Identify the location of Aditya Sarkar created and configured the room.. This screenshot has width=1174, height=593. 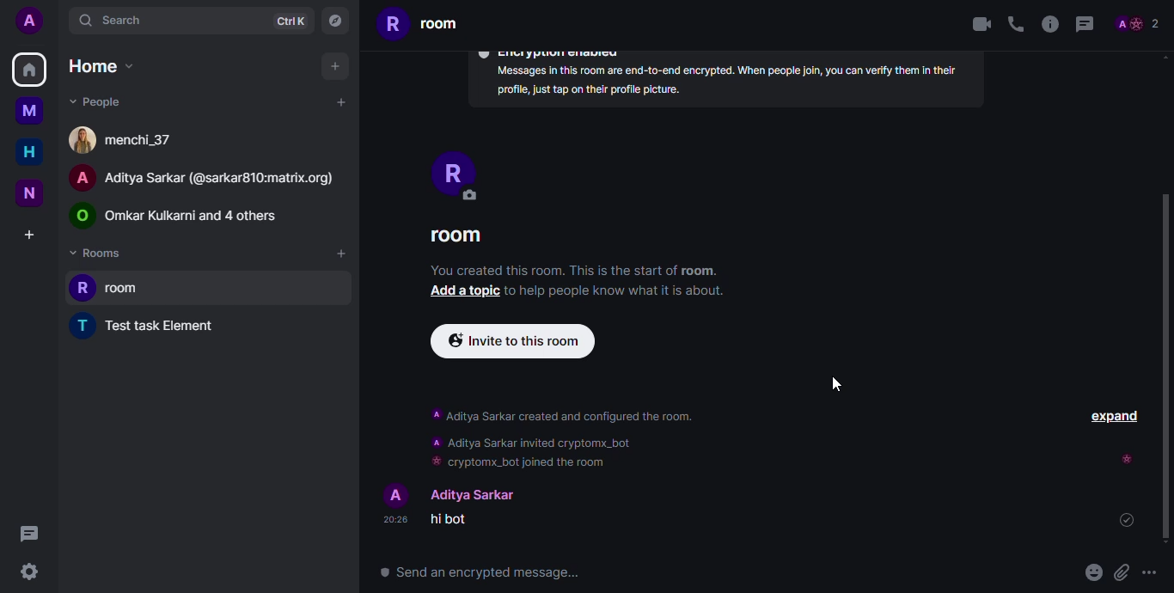
(572, 416).